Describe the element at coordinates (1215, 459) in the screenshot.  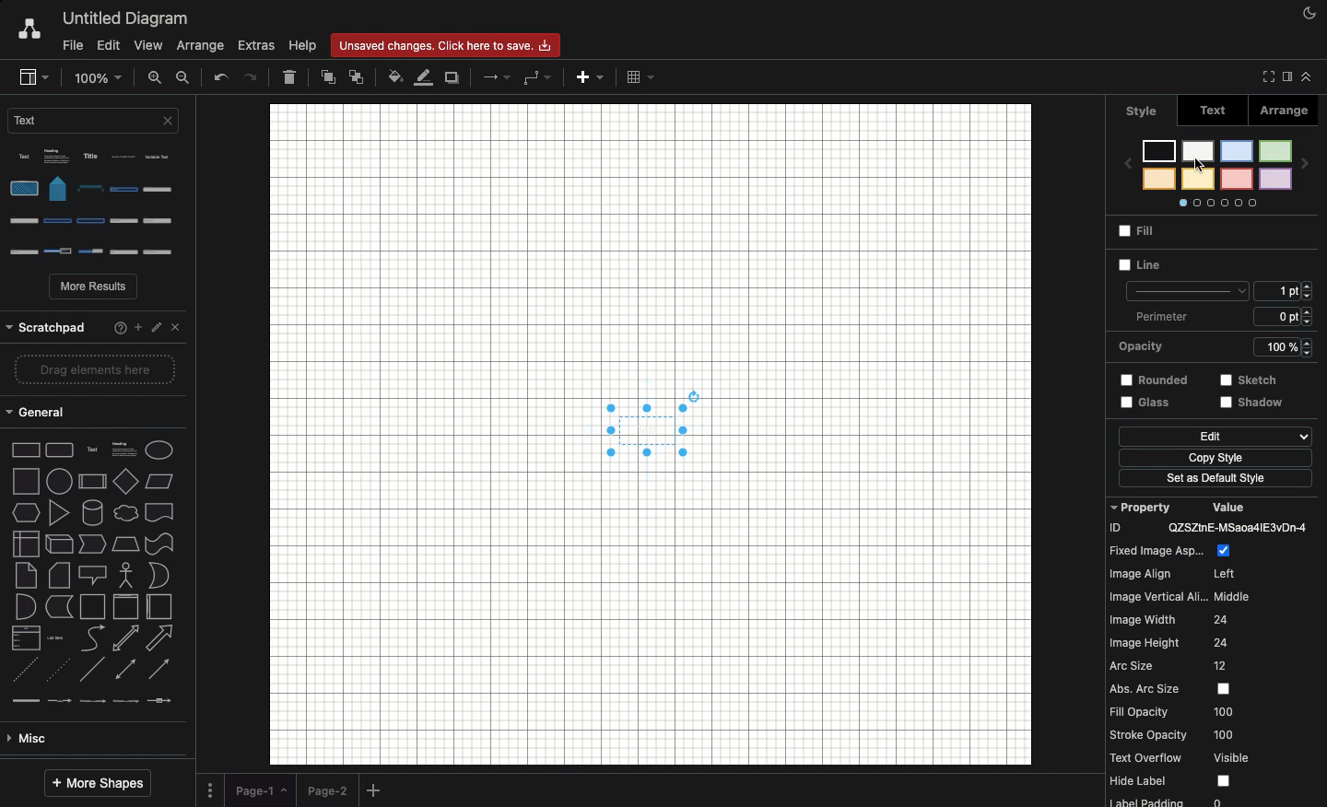
I see `Copy style` at that location.